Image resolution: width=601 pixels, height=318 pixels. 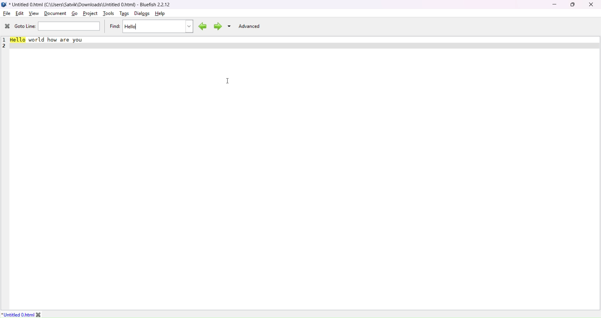 What do you see at coordinates (142, 13) in the screenshot?
I see `dialog` at bounding box center [142, 13].